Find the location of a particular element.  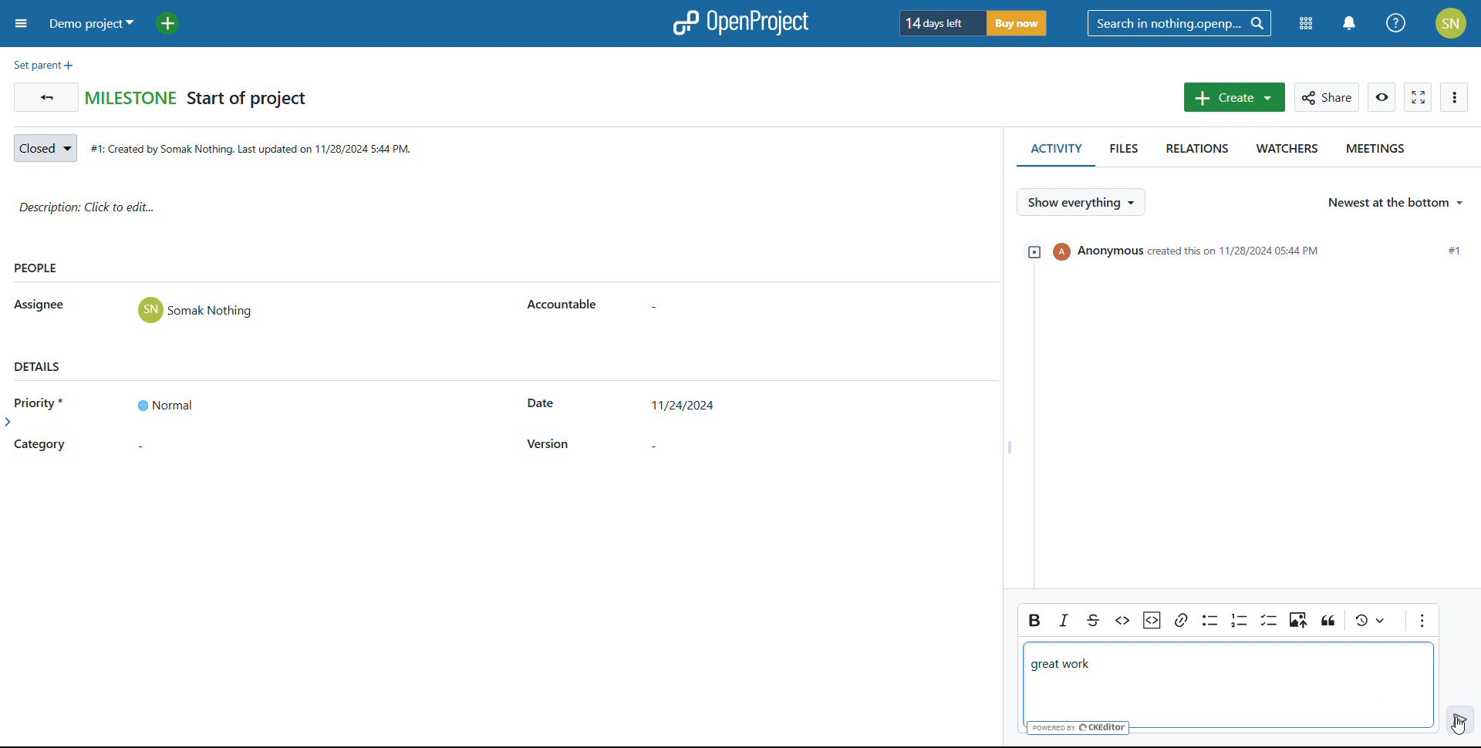

account is located at coordinates (1451, 23).